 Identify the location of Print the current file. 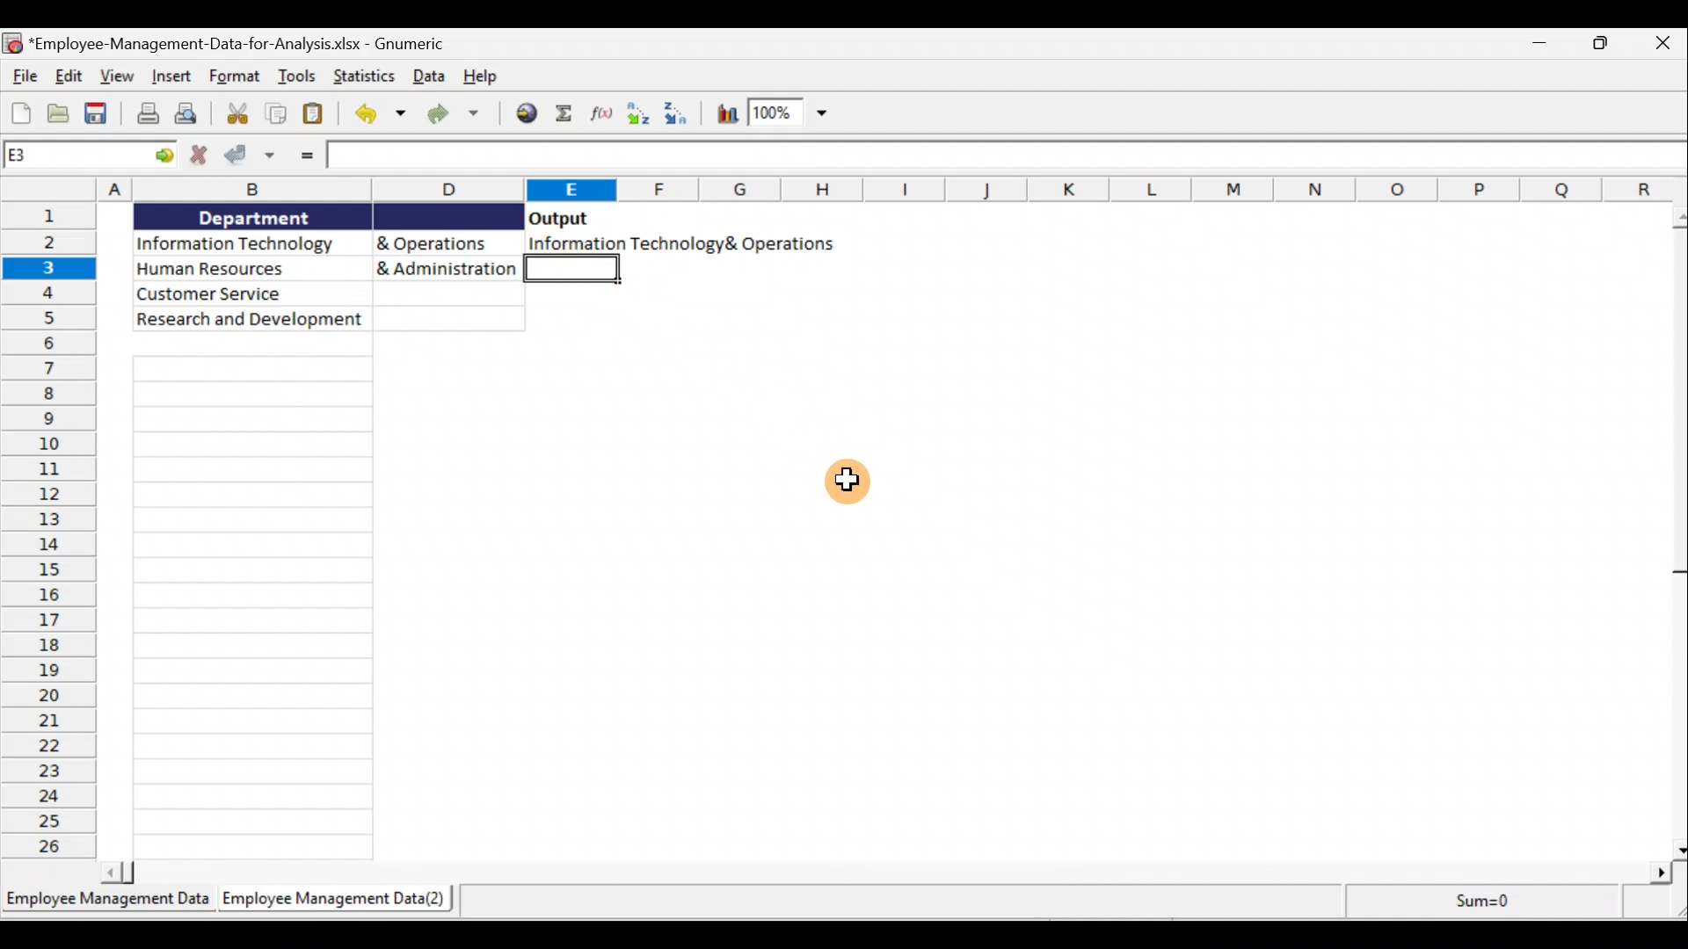
(145, 113).